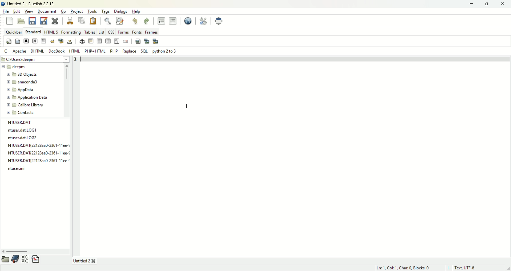 The image size is (511, 271). What do you see at coordinates (32, 20) in the screenshot?
I see `save current file` at bounding box center [32, 20].